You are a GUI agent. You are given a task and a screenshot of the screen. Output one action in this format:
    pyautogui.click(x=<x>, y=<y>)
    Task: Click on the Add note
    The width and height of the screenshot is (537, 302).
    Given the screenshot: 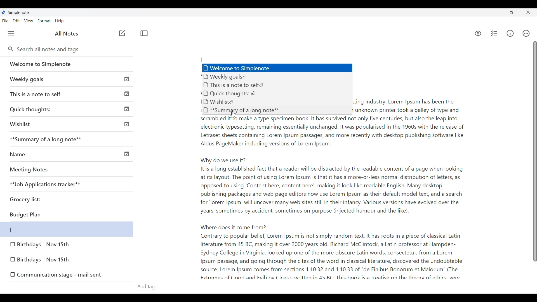 What is the action you would take?
    pyautogui.click(x=121, y=34)
    